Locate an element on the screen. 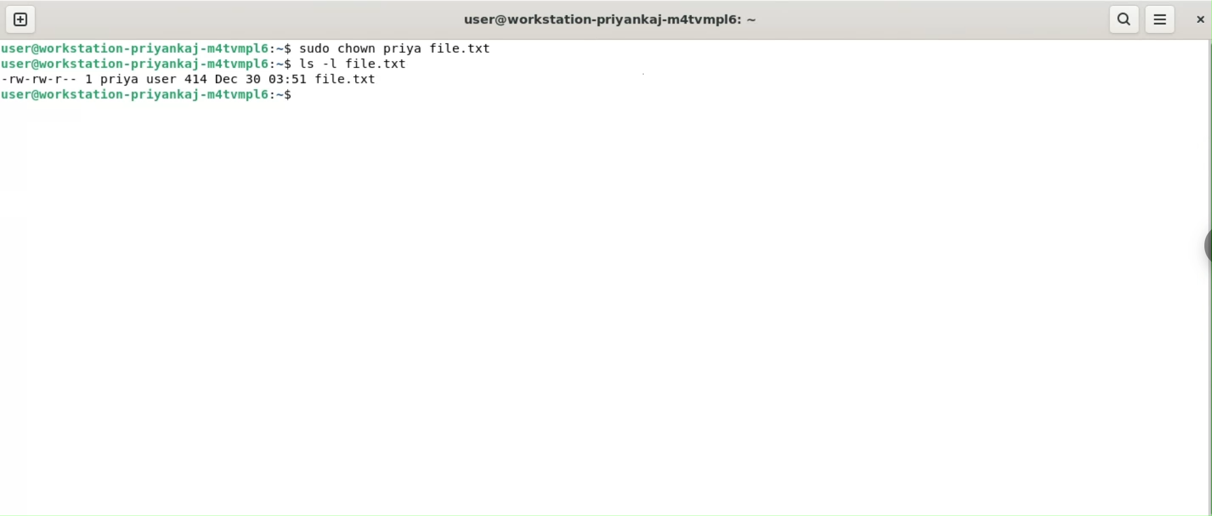 The image size is (1212, 516). user@workstation-priyankaj-m4tvmlp6:~ is located at coordinates (609, 19).